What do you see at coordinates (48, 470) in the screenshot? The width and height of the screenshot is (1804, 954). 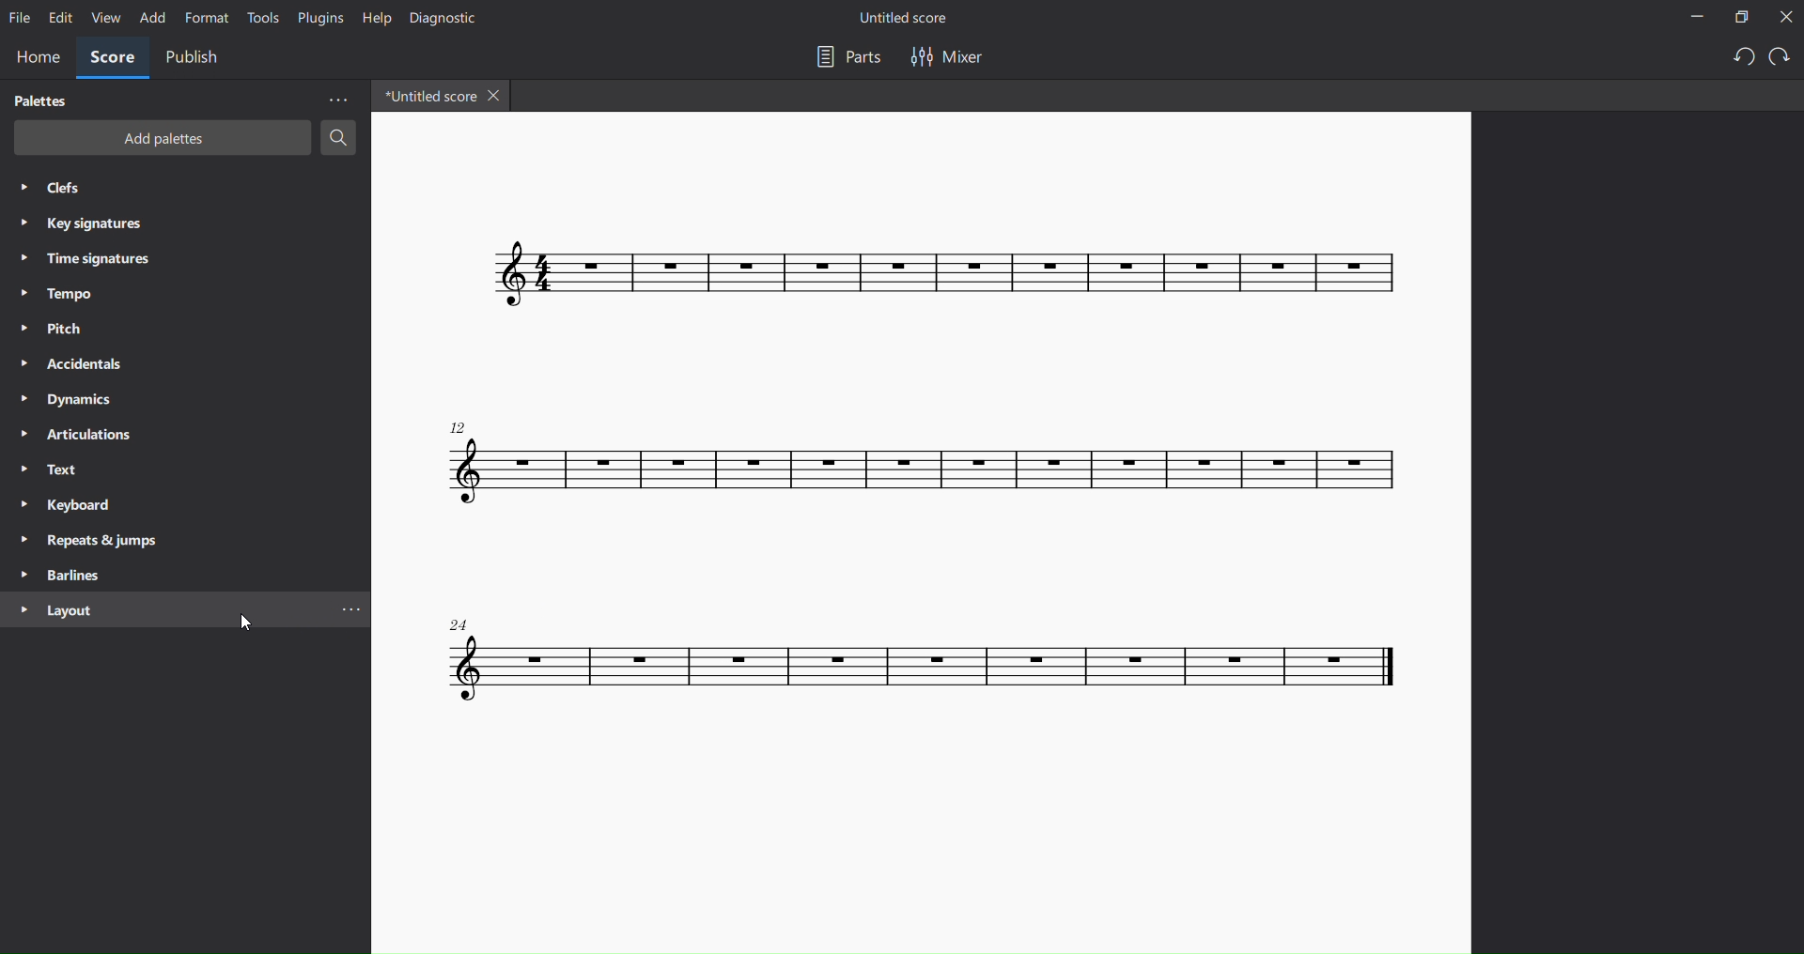 I see `text` at bounding box center [48, 470].